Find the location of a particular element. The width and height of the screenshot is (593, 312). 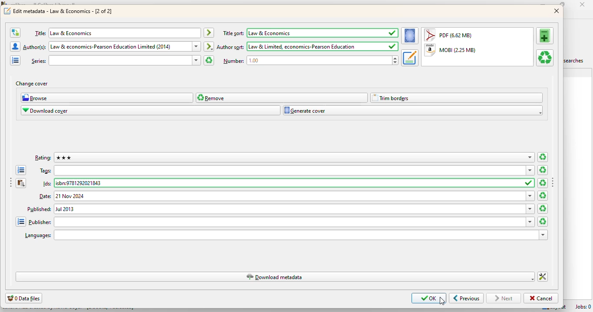

clear date is located at coordinates (543, 196).